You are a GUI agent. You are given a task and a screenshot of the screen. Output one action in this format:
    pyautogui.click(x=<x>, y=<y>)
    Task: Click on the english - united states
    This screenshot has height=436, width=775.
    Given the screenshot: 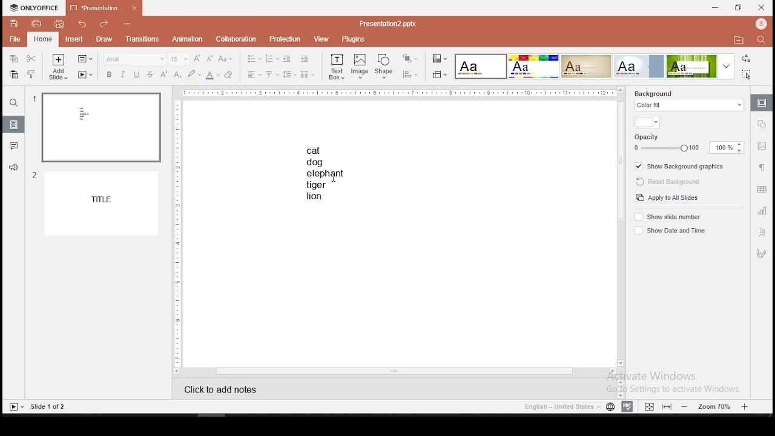 What is the action you would take?
    pyautogui.click(x=558, y=406)
    